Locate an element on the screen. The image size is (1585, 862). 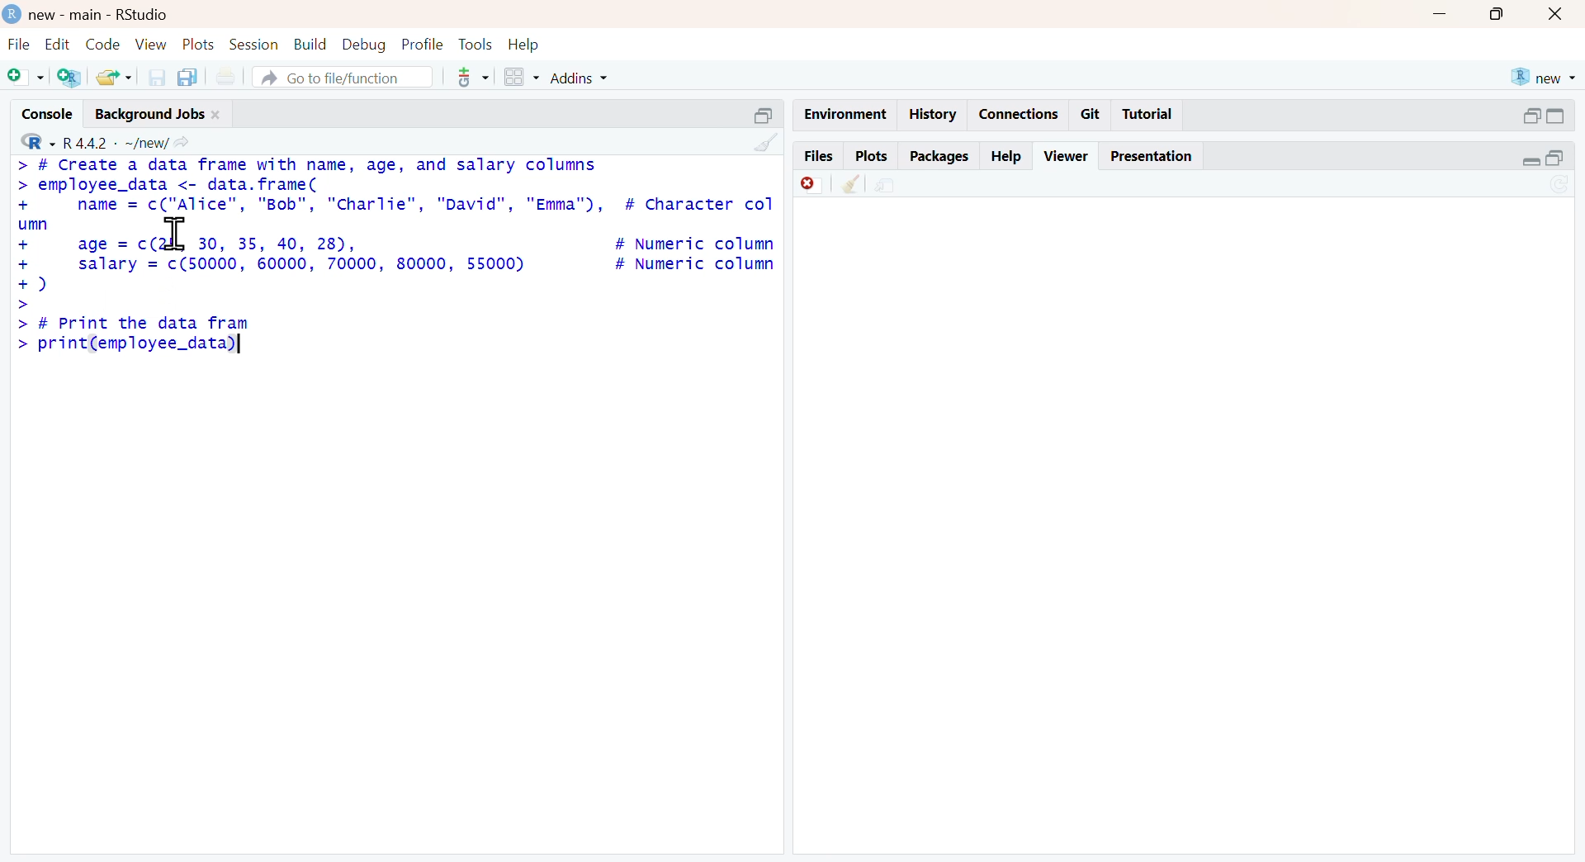
> # Create a data frame with name, age, and salary columns> employee_data <- data. frame(+ name = c("Alice", "Bob", "Charlie", "David", "Emma"), # Character column+ age = cal 30, 35, 40, 28), # Numeric column+ salary = c(50000, 60000, 70000, 80000, 55000) # Numeric column+)>> # Print the data fram print(employee_data) is located at coordinates (395, 255).